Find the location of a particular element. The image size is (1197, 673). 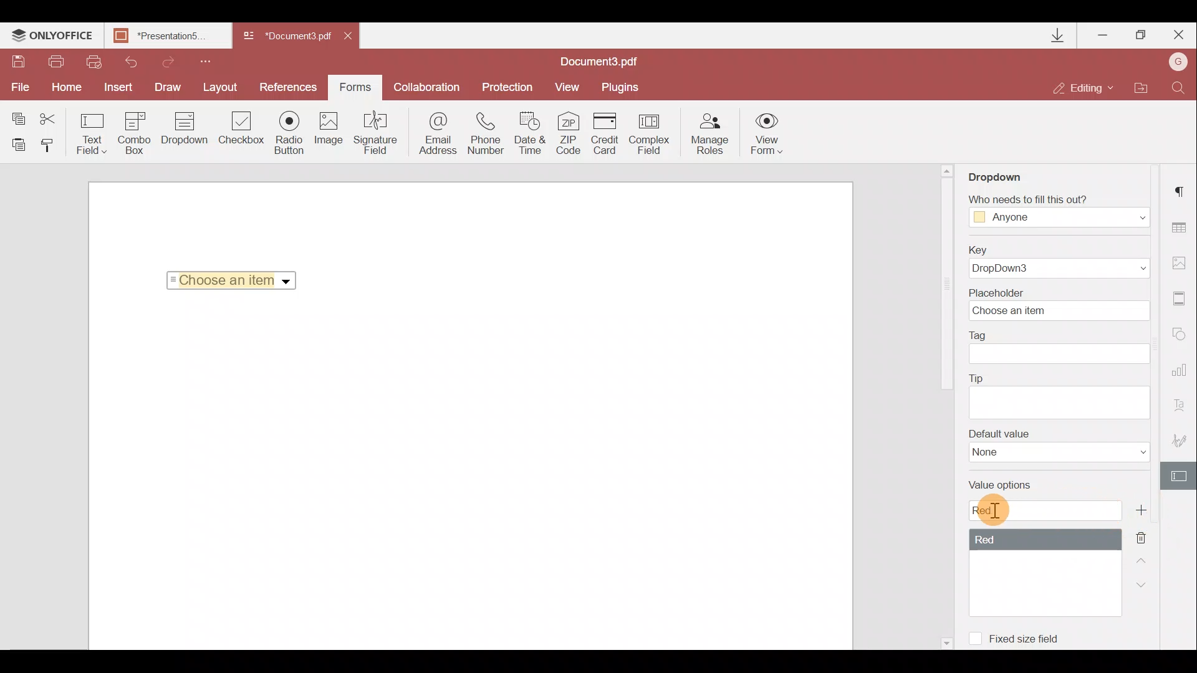

Complex field is located at coordinates (650, 133).